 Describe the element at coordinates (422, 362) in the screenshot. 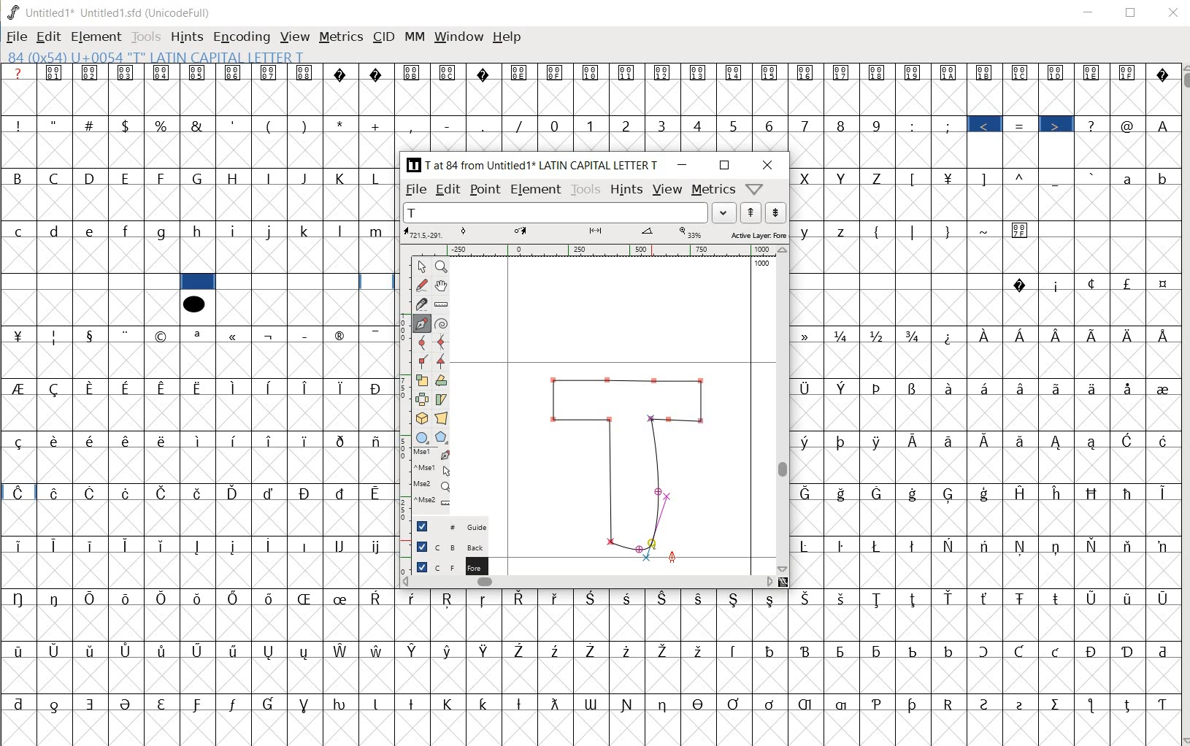

I see `corner` at that location.